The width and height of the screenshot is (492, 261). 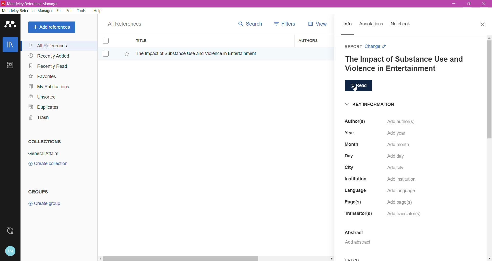 What do you see at coordinates (353, 132) in the screenshot?
I see `Year` at bounding box center [353, 132].